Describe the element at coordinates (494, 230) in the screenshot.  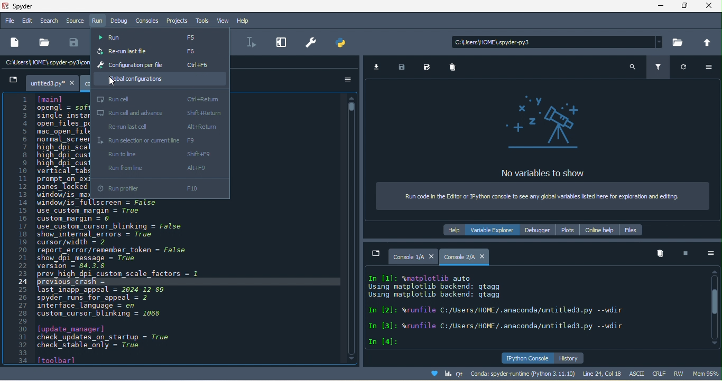
I see `variable explorer` at that location.